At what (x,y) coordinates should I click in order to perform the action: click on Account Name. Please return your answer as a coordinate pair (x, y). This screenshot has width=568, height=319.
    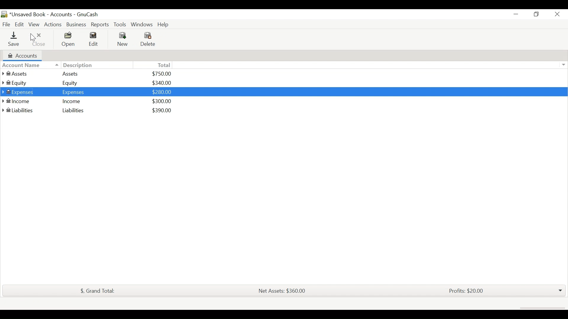
    Looking at the image, I should click on (23, 64).